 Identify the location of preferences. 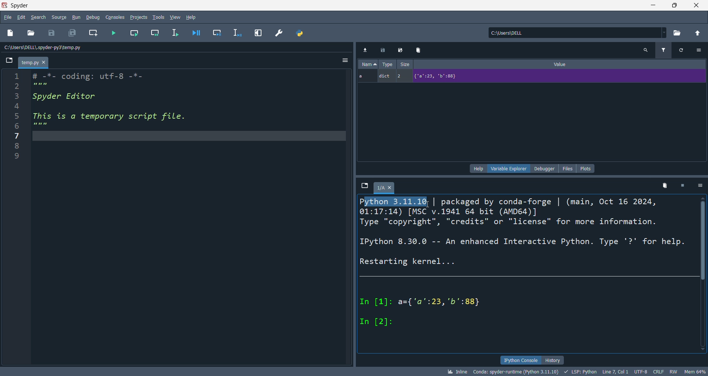
(280, 34).